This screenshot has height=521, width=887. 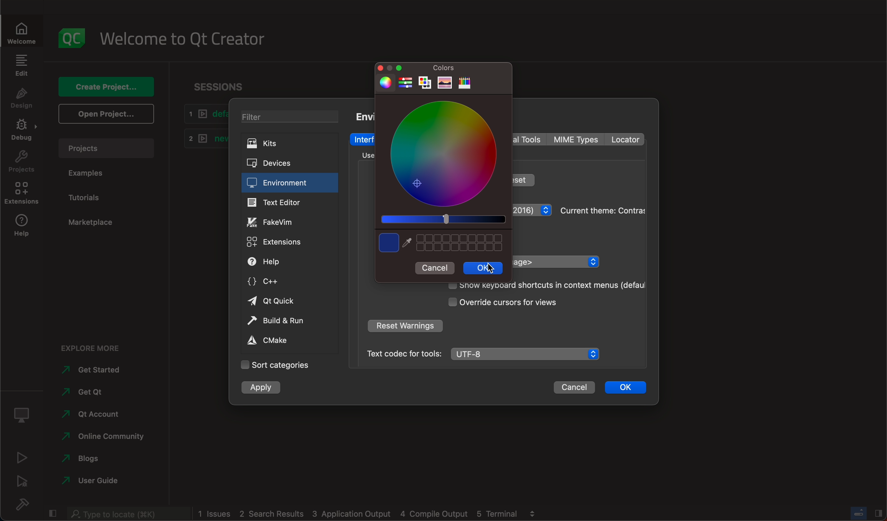 What do you see at coordinates (290, 202) in the screenshot?
I see `text editor` at bounding box center [290, 202].